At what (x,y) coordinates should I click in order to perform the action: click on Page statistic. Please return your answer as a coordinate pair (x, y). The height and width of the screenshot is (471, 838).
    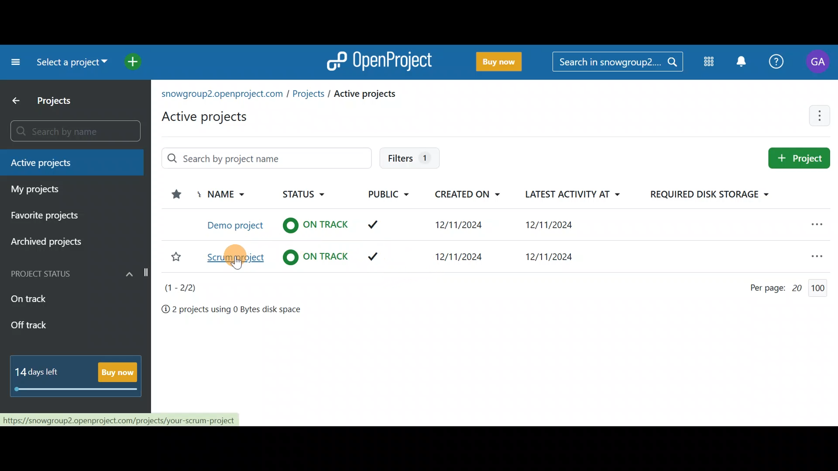
    Looking at the image, I should click on (788, 290).